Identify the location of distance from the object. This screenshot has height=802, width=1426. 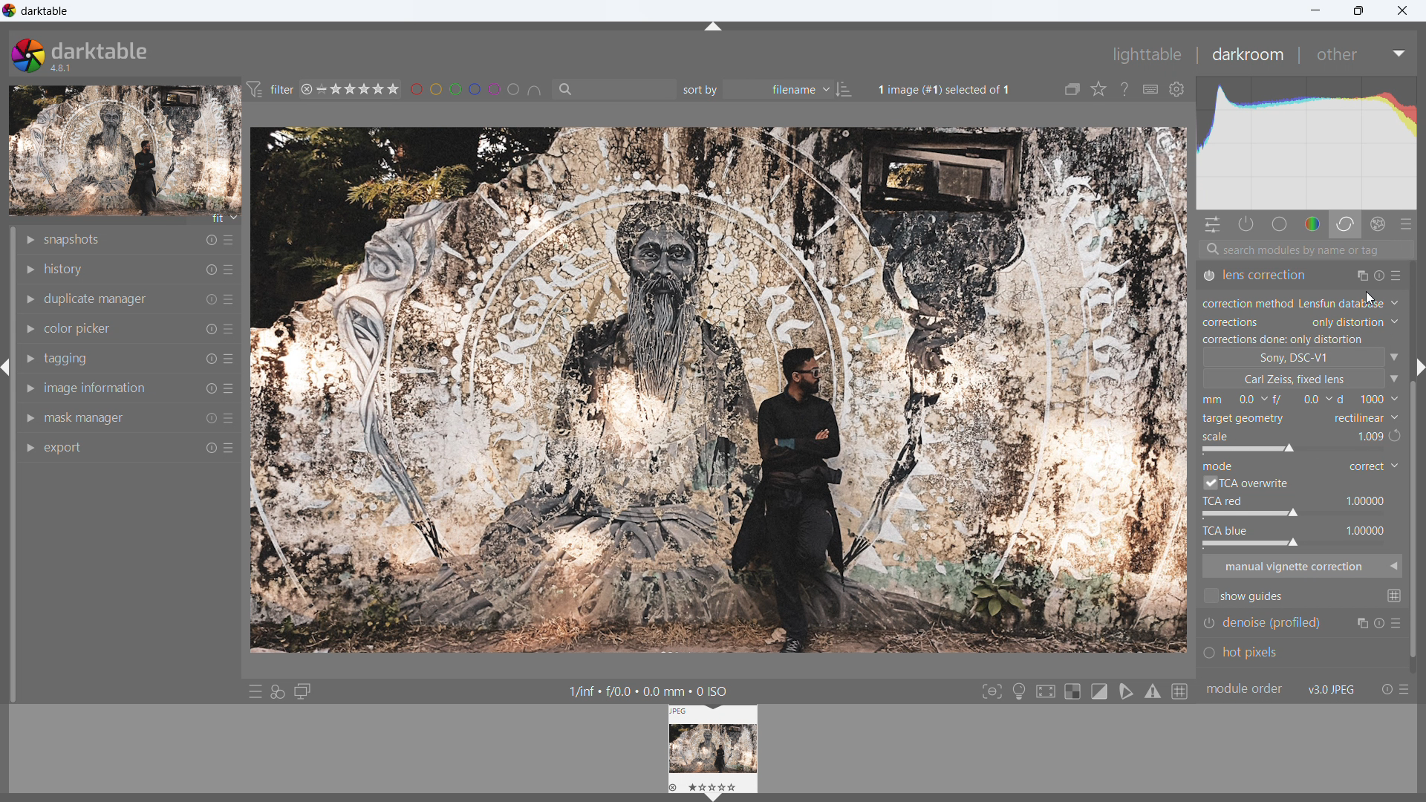
(1302, 401).